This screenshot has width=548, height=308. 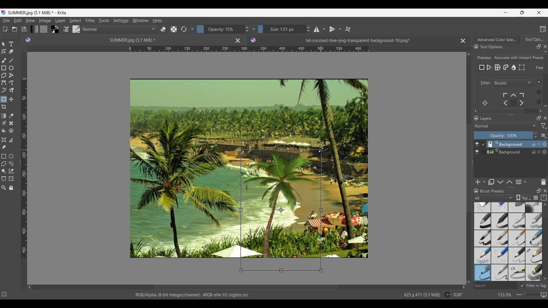 What do you see at coordinates (4, 131) in the screenshot?
I see `Fill` at bounding box center [4, 131].